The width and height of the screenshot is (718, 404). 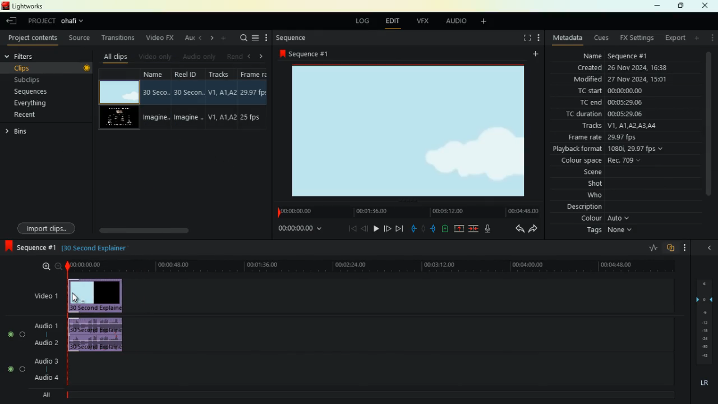 What do you see at coordinates (533, 230) in the screenshot?
I see `forward` at bounding box center [533, 230].